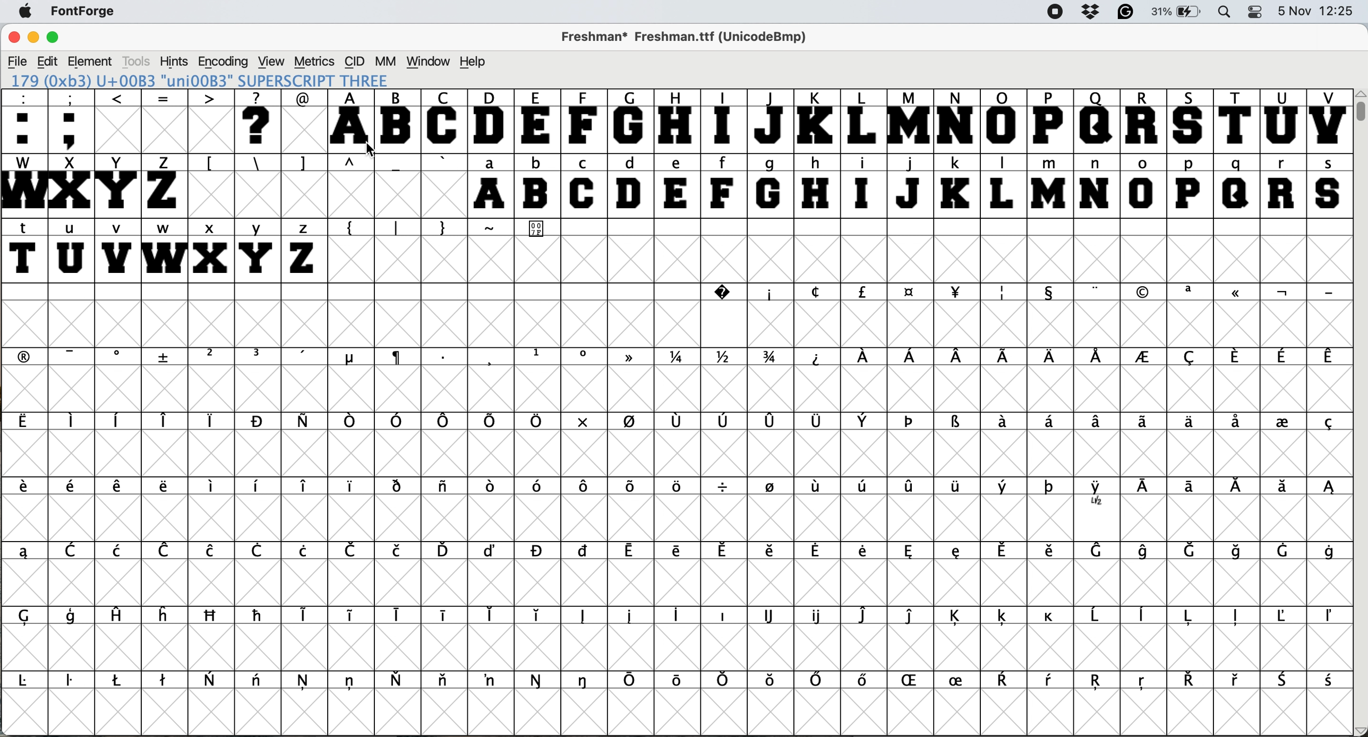 This screenshot has height=737, width=1368. Describe the element at coordinates (1052, 12) in the screenshot. I see `screen recorder` at that location.